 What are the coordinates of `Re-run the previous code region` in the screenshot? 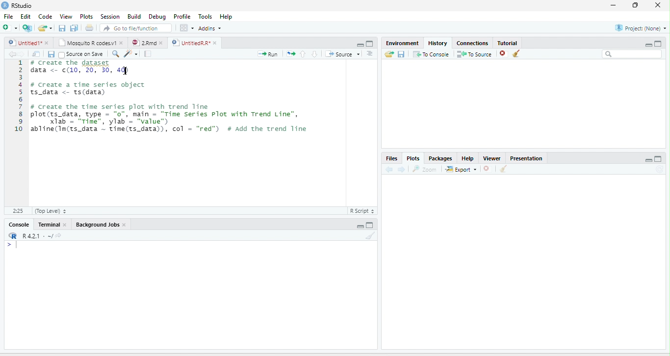 It's located at (290, 54).